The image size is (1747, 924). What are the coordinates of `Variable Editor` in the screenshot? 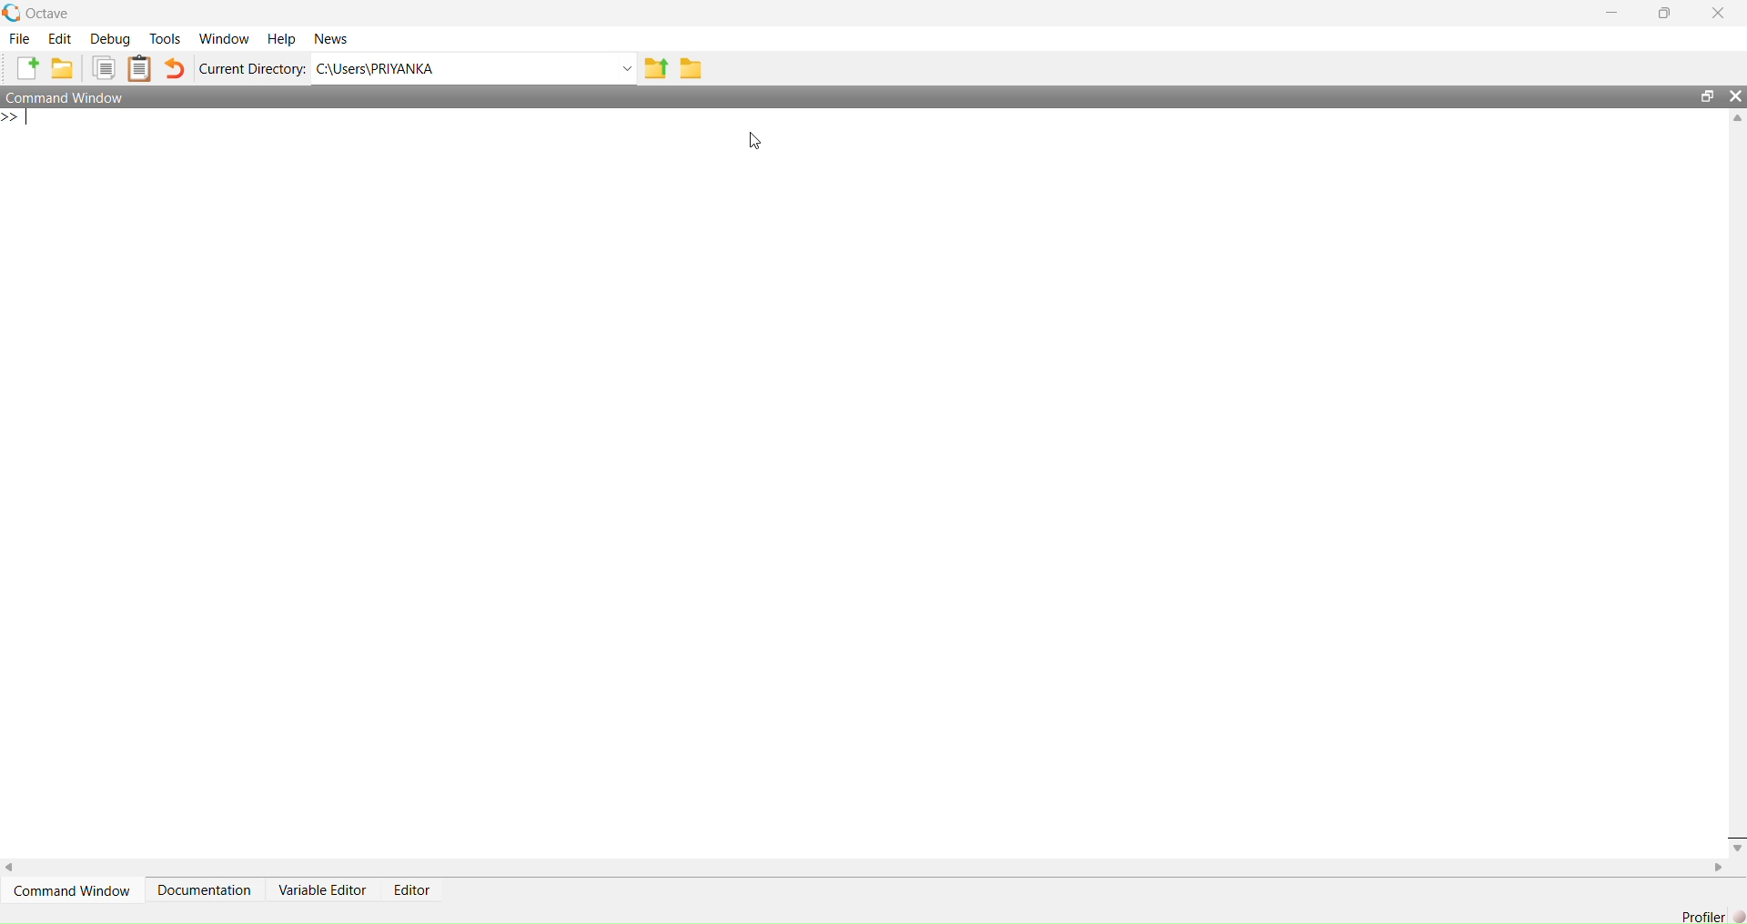 It's located at (323, 889).